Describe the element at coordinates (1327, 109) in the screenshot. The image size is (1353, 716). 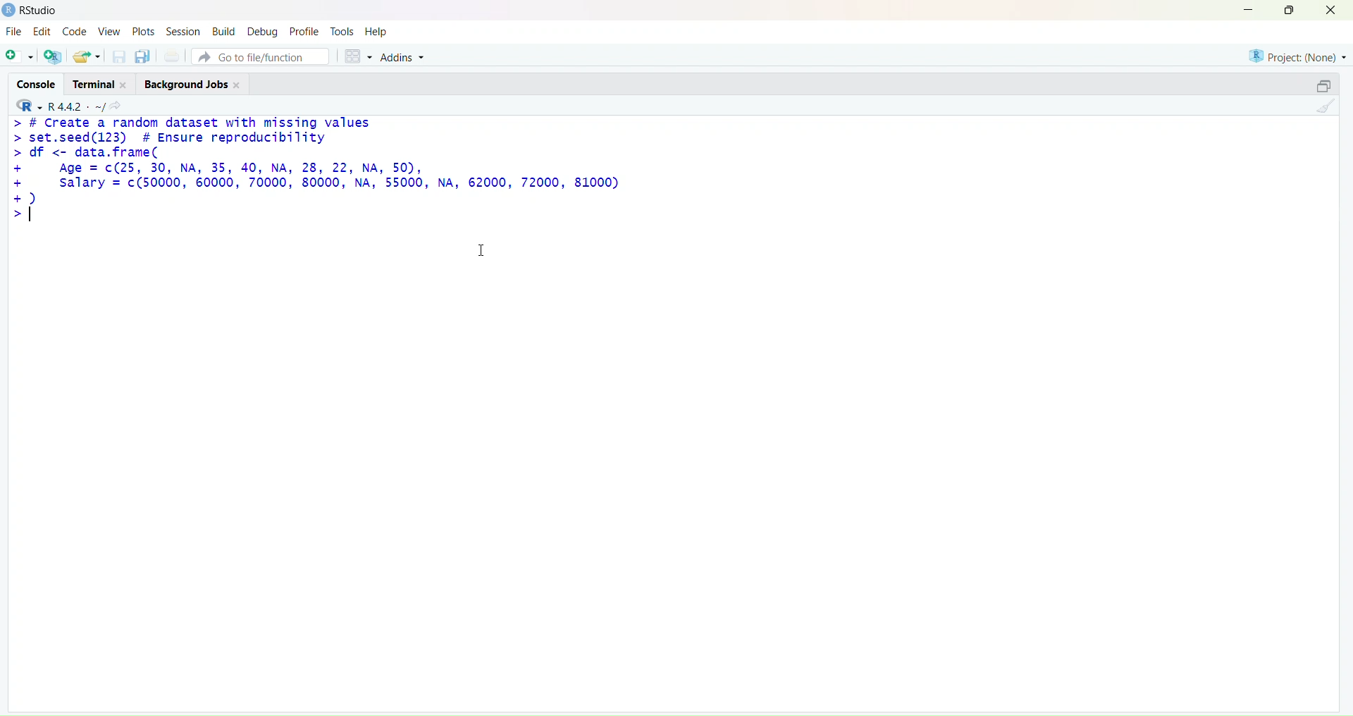
I see `clear console ` at that location.